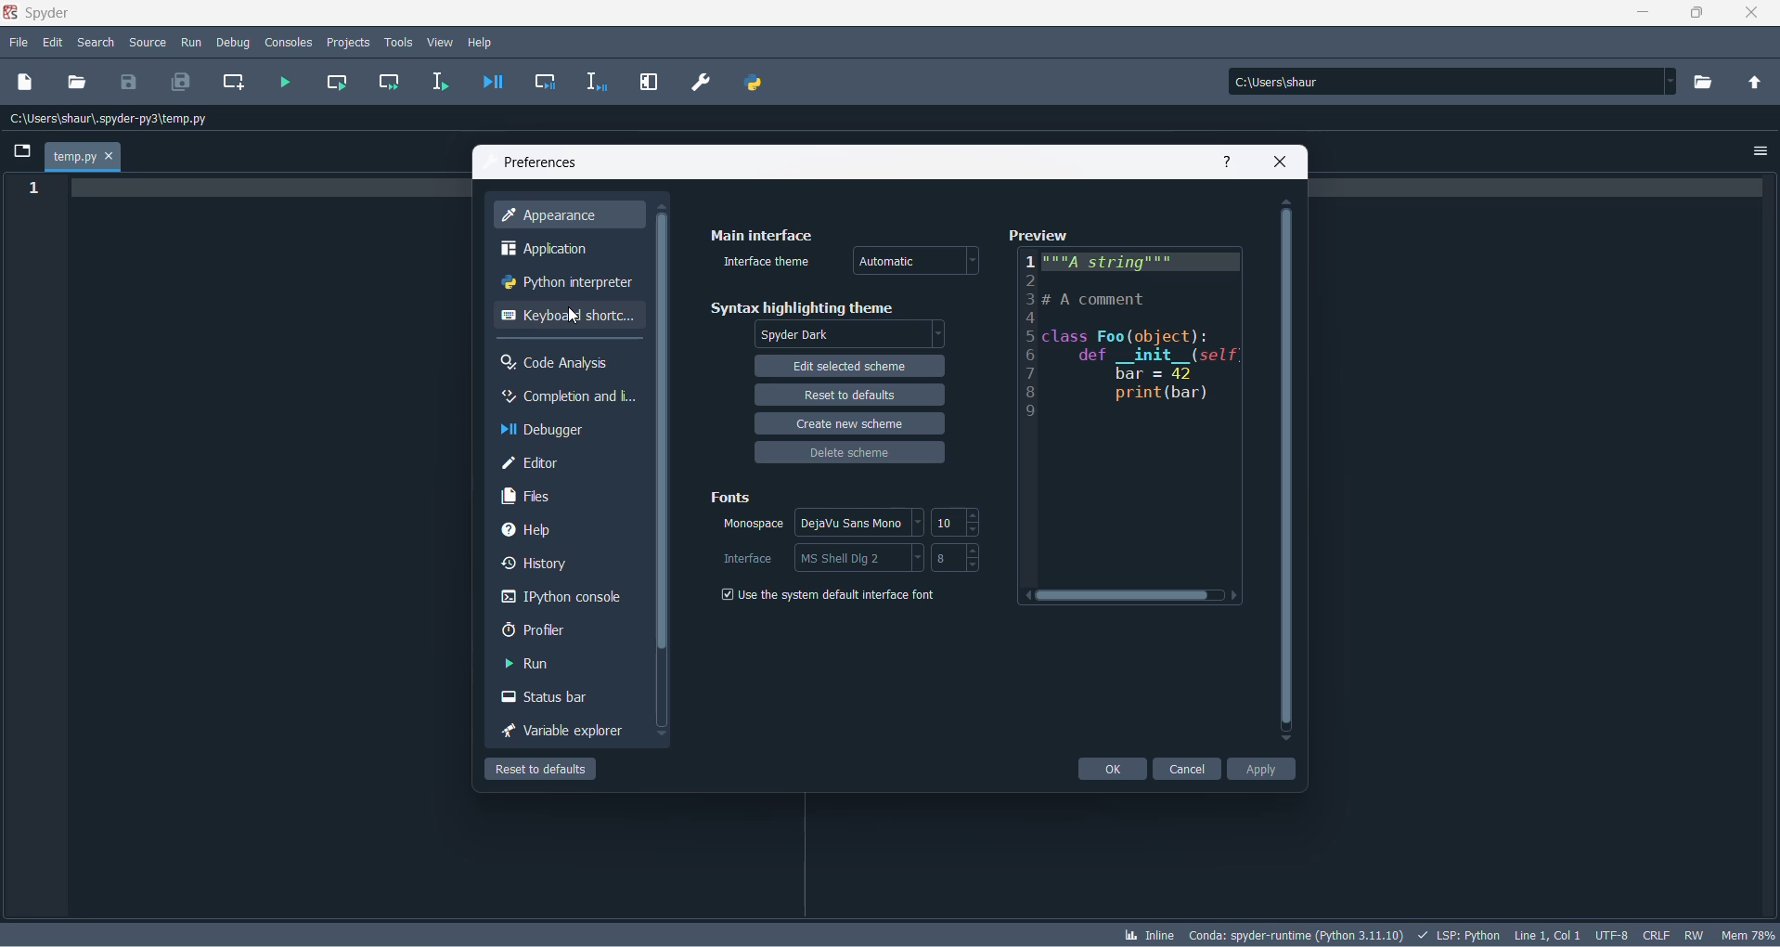 This screenshot has height=947, width=1780. What do you see at coordinates (437, 83) in the screenshot?
I see `run selection` at bounding box center [437, 83].